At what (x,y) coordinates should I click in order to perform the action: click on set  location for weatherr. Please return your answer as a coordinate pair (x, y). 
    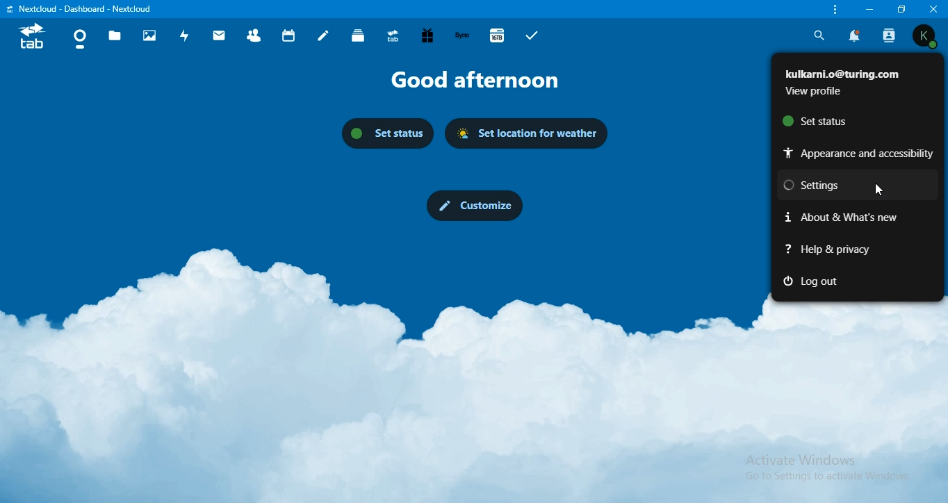
    Looking at the image, I should click on (527, 134).